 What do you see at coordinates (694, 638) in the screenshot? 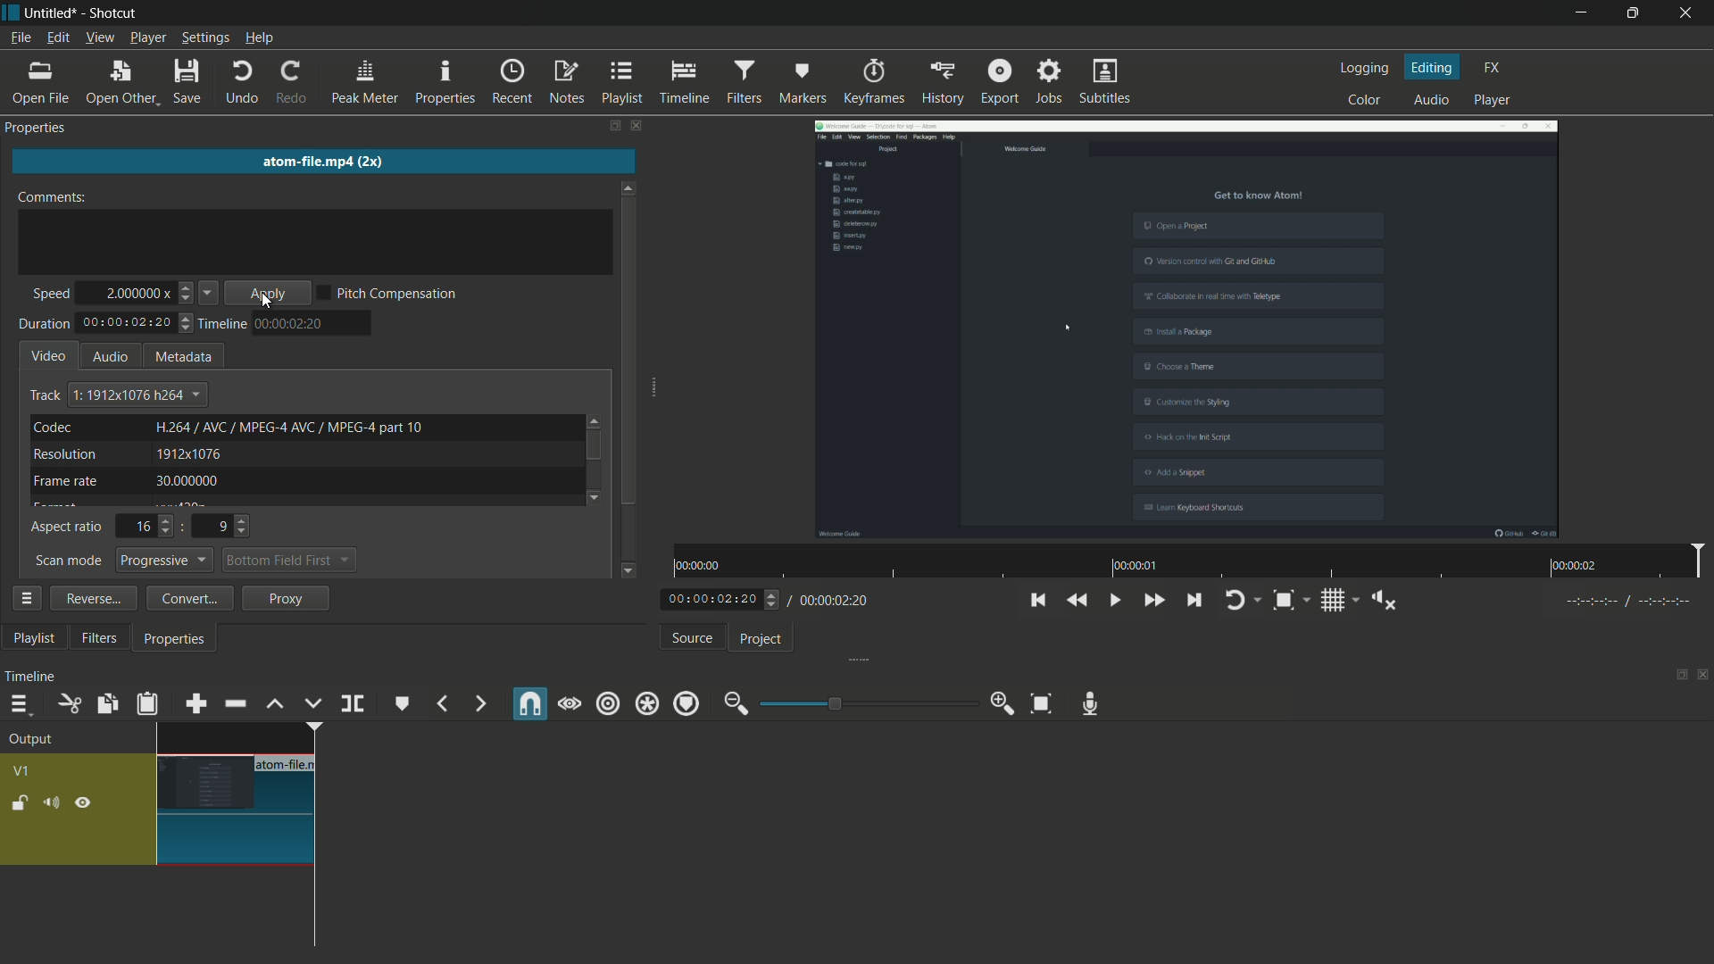
I see `source` at bounding box center [694, 638].